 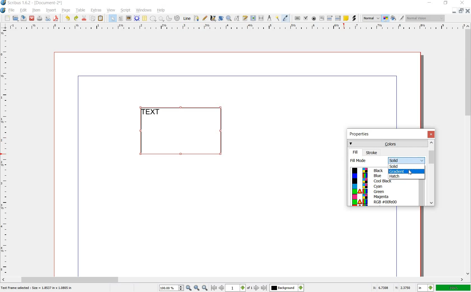 What do you see at coordinates (468, 150) in the screenshot?
I see `scroll bar` at bounding box center [468, 150].